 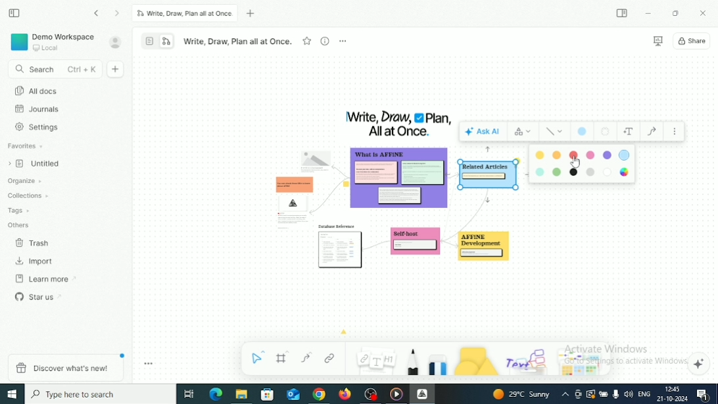 I want to click on Journals, so click(x=38, y=109).